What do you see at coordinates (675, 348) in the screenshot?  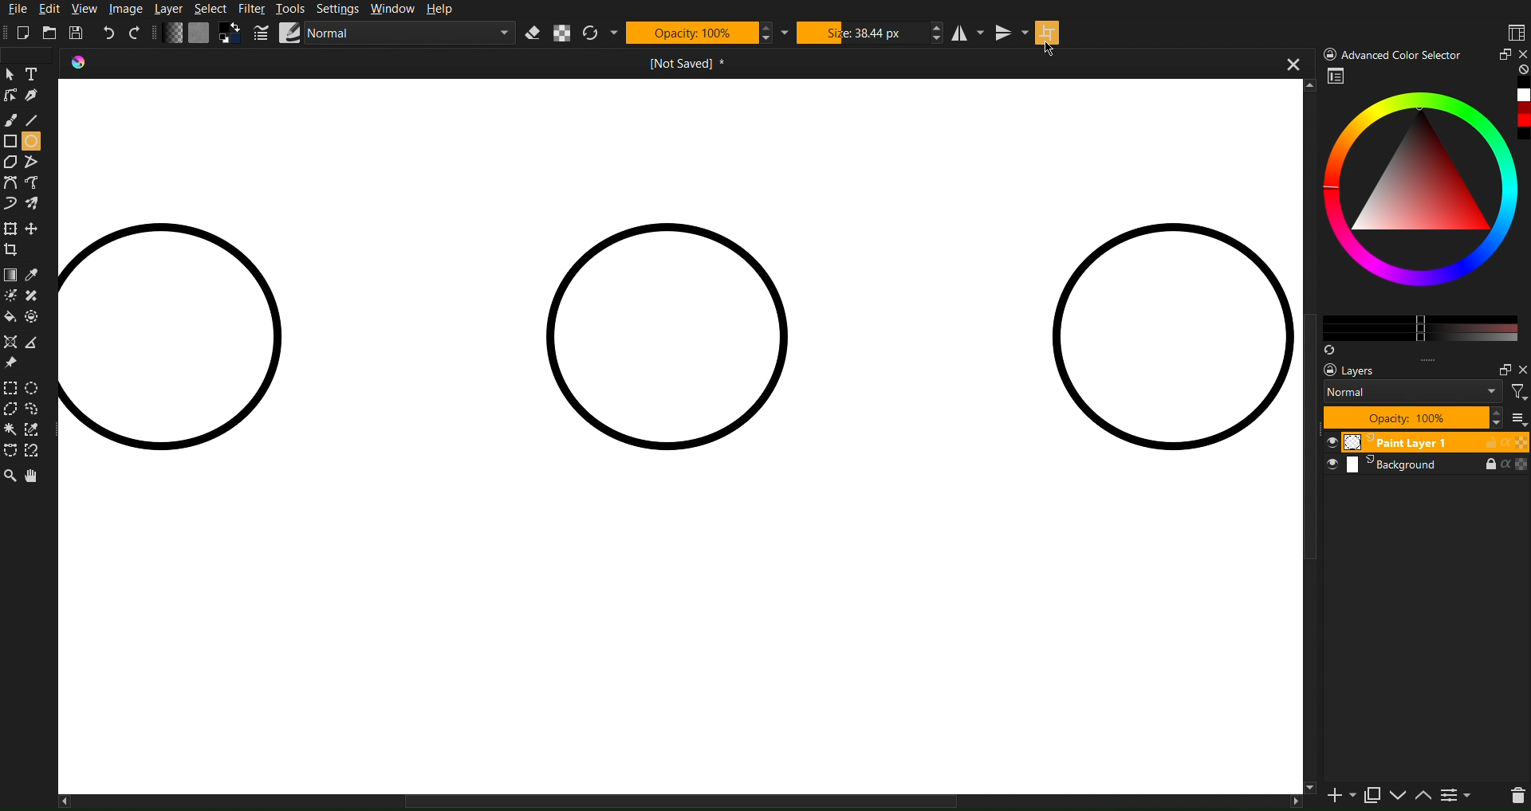 I see `Circle Wrap Around` at bounding box center [675, 348].